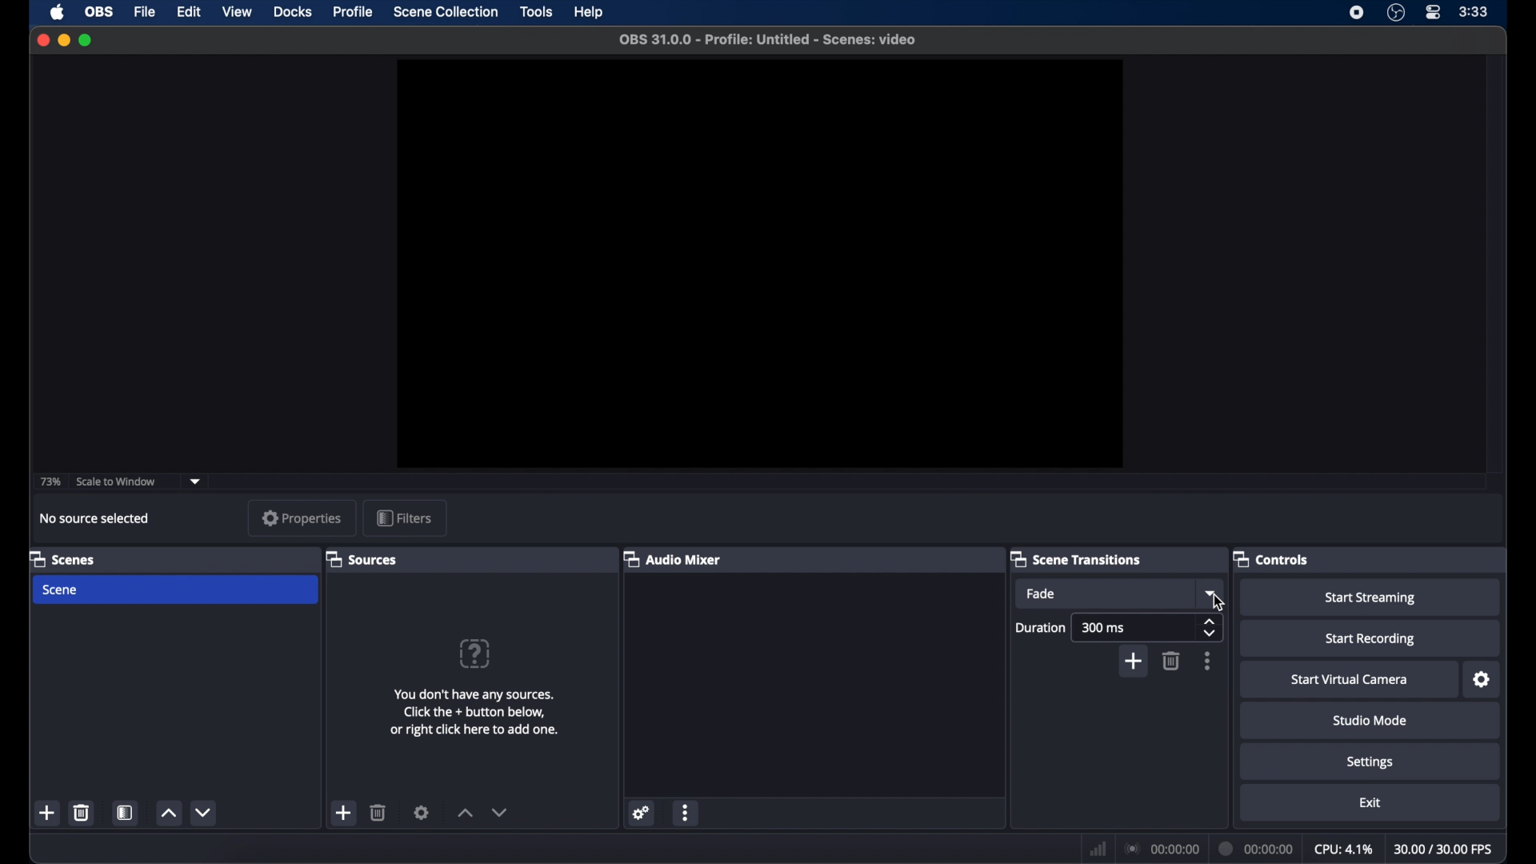 This screenshot has width=1536, height=864. Describe the element at coordinates (378, 813) in the screenshot. I see `delete` at that location.